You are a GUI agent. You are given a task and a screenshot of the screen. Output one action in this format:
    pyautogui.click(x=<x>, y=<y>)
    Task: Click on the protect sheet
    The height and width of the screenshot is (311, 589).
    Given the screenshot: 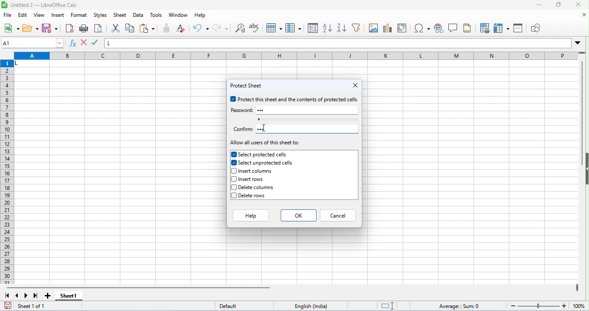 What is the action you would take?
    pyautogui.click(x=248, y=86)
    